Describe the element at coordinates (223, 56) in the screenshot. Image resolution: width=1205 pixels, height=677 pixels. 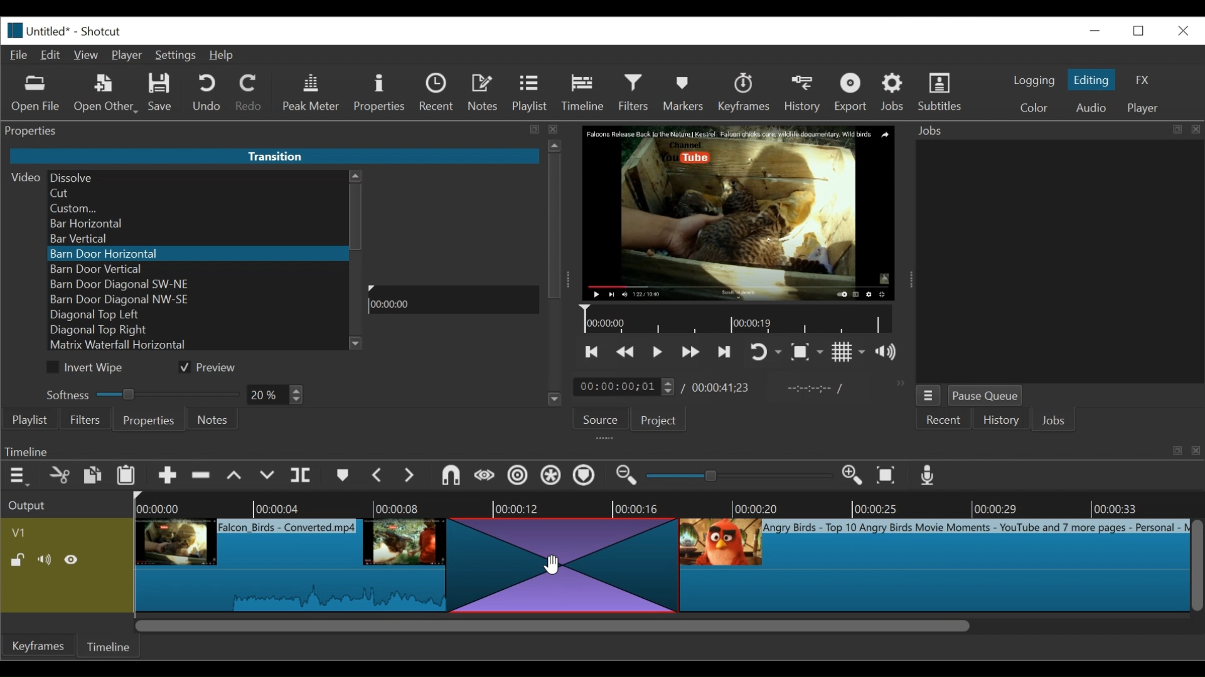
I see `Help` at that location.